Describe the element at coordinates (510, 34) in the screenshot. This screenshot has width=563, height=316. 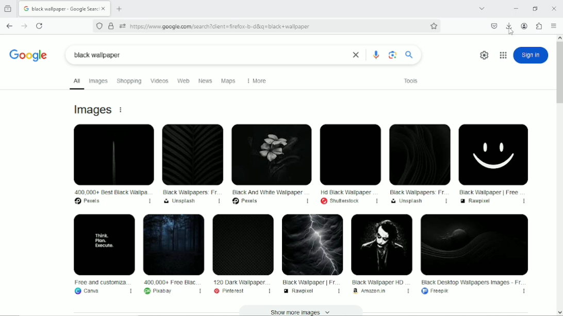
I see `Cursor` at that location.